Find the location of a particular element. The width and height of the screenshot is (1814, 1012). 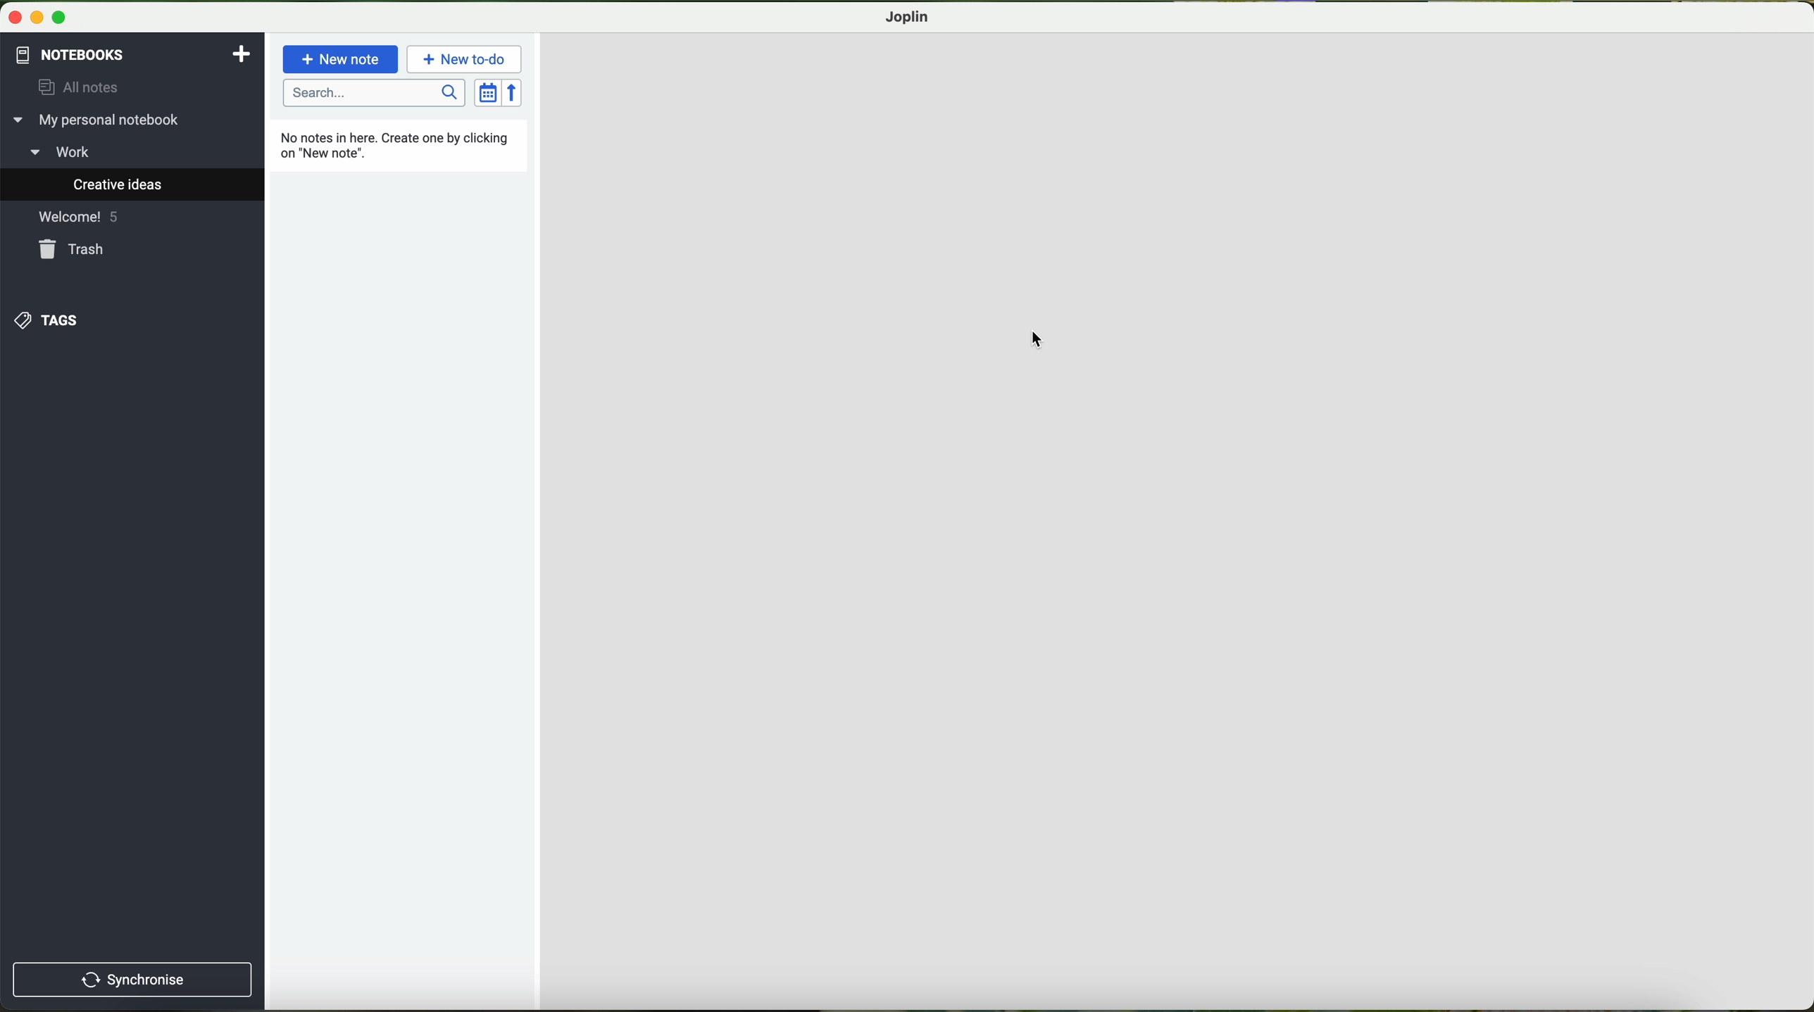

add notebooks is located at coordinates (239, 53).